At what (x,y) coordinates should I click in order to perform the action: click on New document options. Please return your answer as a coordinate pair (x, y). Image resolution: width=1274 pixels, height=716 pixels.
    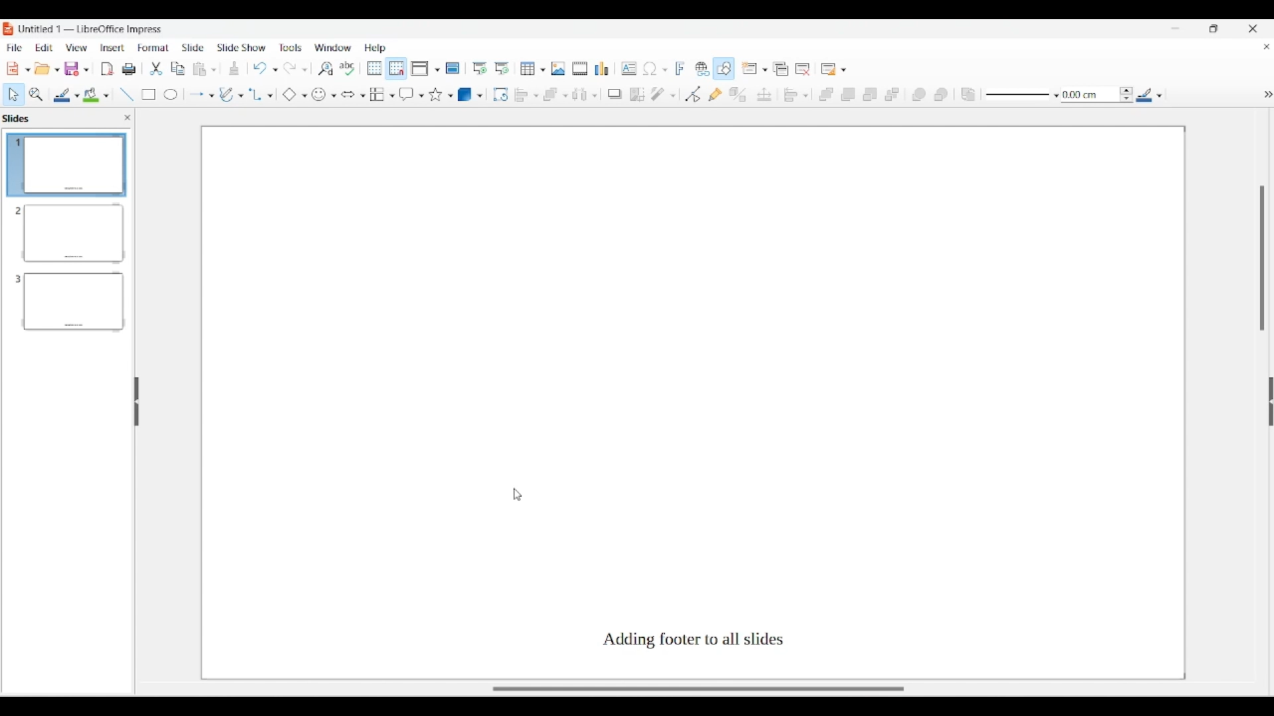
    Looking at the image, I should click on (19, 69).